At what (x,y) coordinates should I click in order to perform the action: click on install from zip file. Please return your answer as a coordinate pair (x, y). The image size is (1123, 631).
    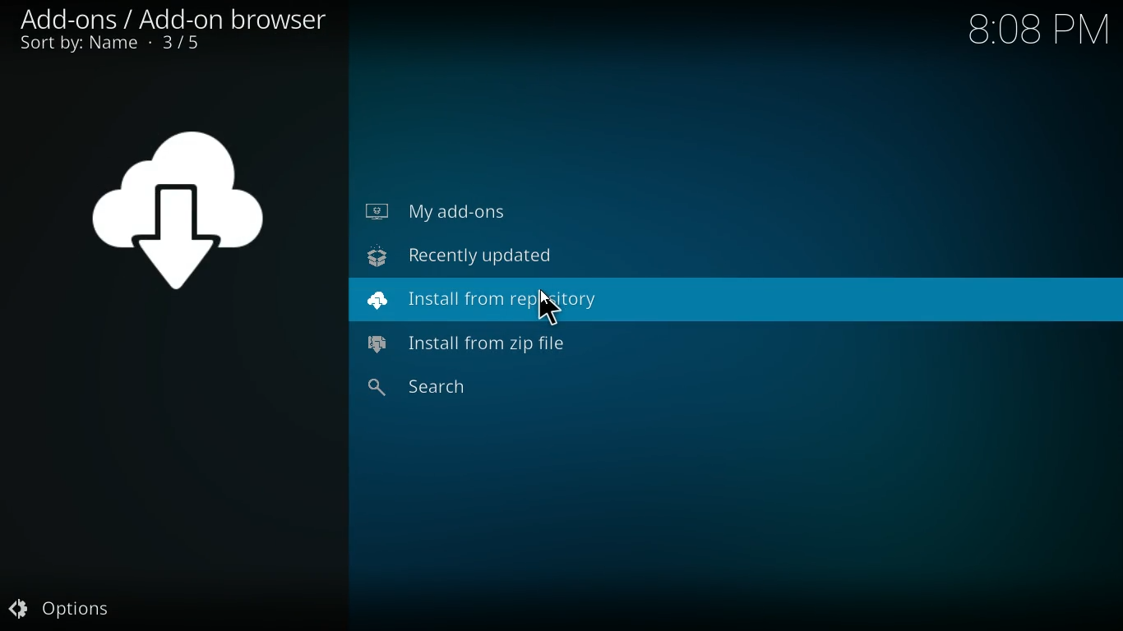
    Looking at the image, I should click on (481, 348).